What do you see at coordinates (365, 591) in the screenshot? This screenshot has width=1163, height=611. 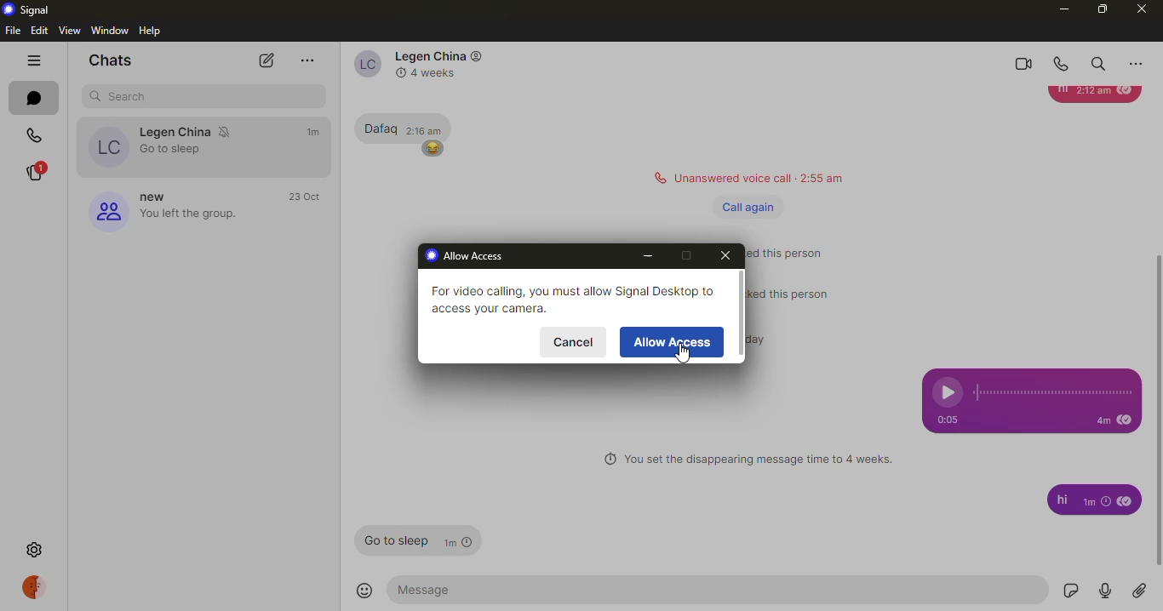 I see `emoji` at bounding box center [365, 591].